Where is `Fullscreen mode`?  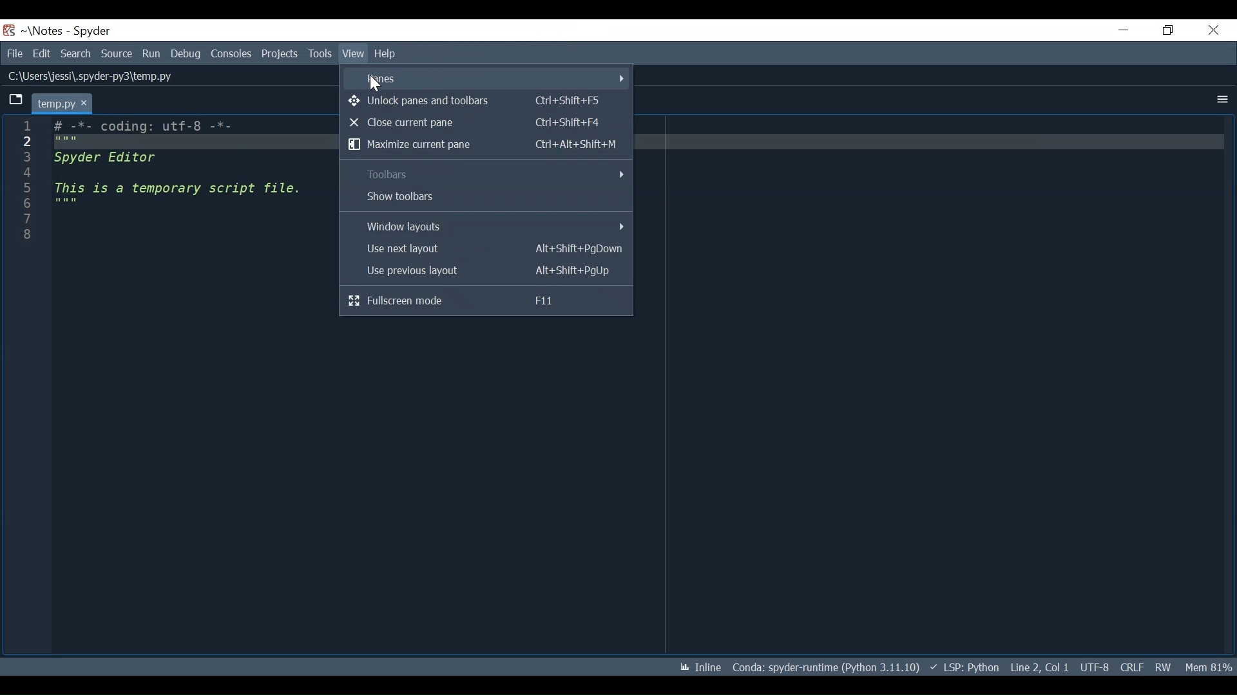
Fullscreen mode is located at coordinates (482, 299).